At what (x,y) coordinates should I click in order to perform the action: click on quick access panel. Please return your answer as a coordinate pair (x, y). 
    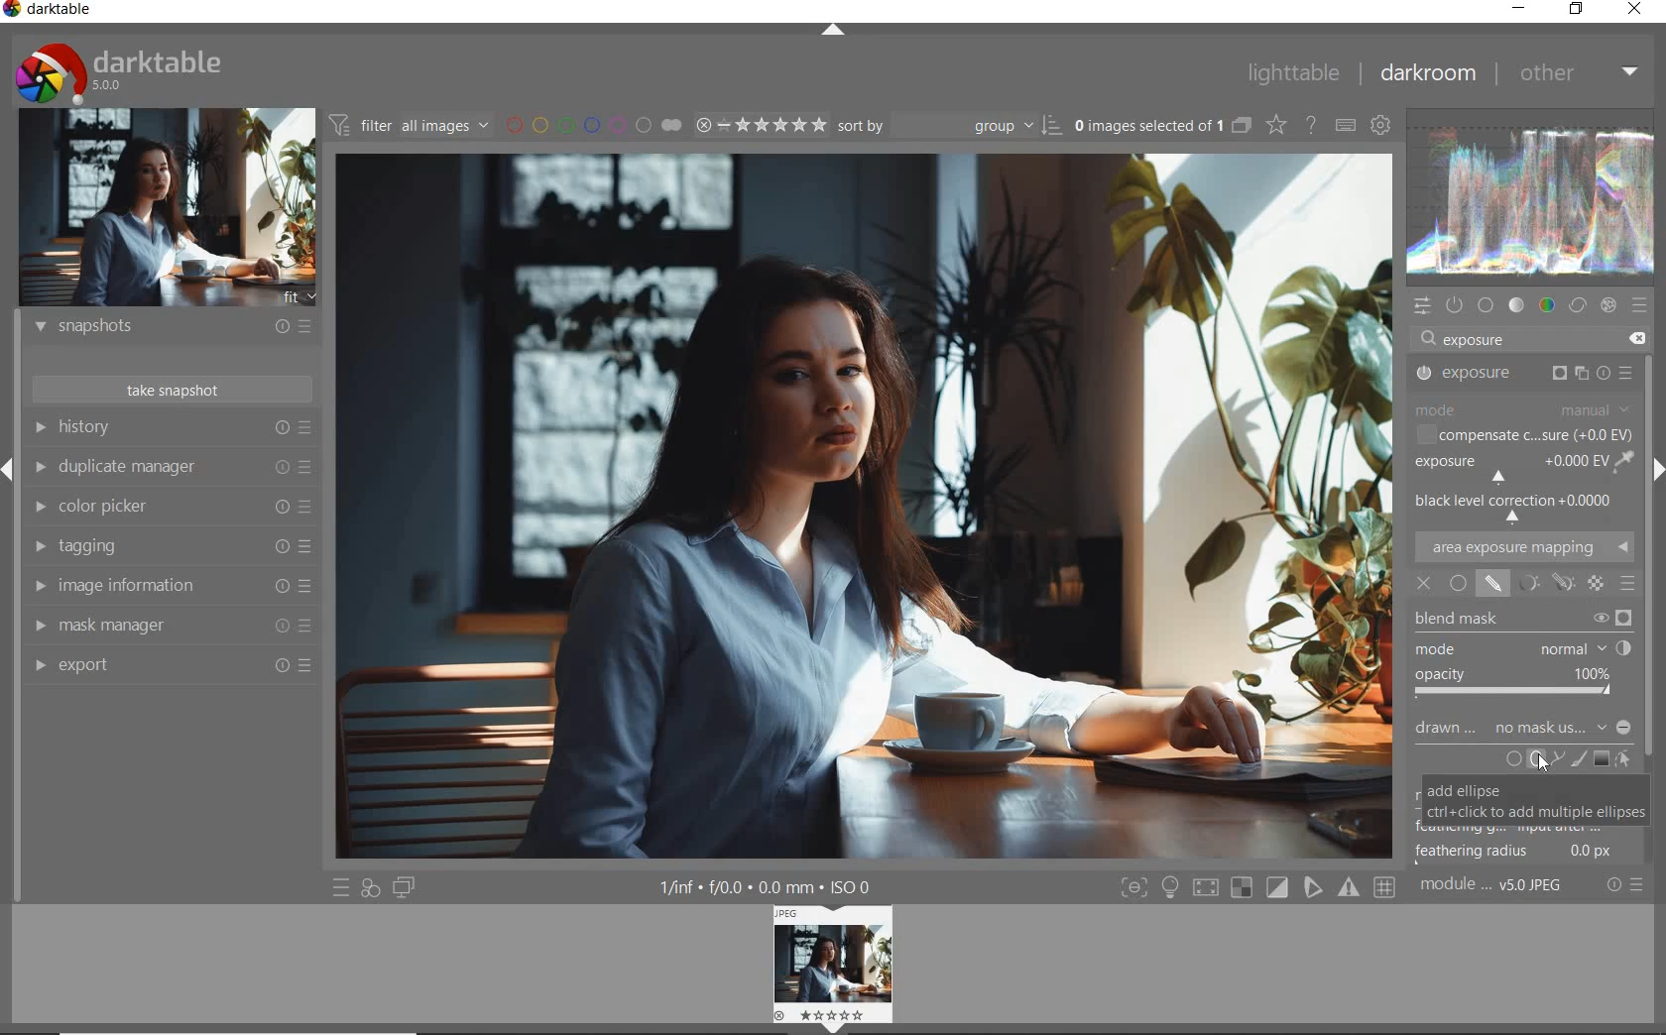
    Looking at the image, I should click on (1423, 306).